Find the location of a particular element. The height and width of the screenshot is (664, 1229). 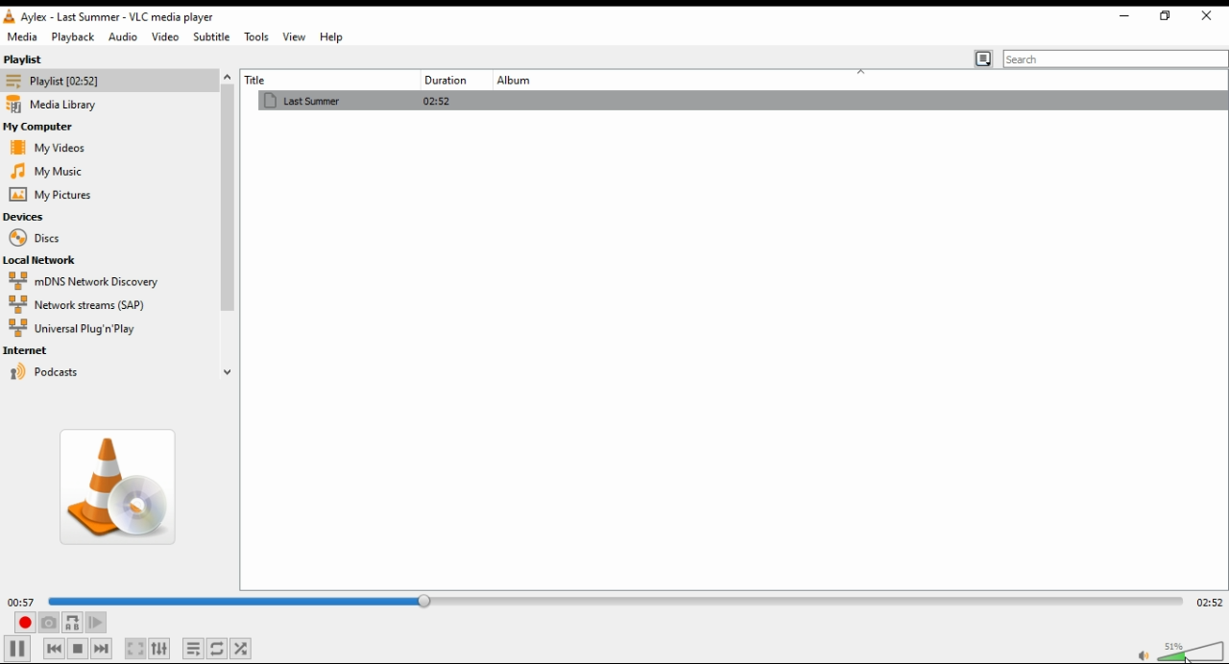

scroll bar is located at coordinates (228, 222).